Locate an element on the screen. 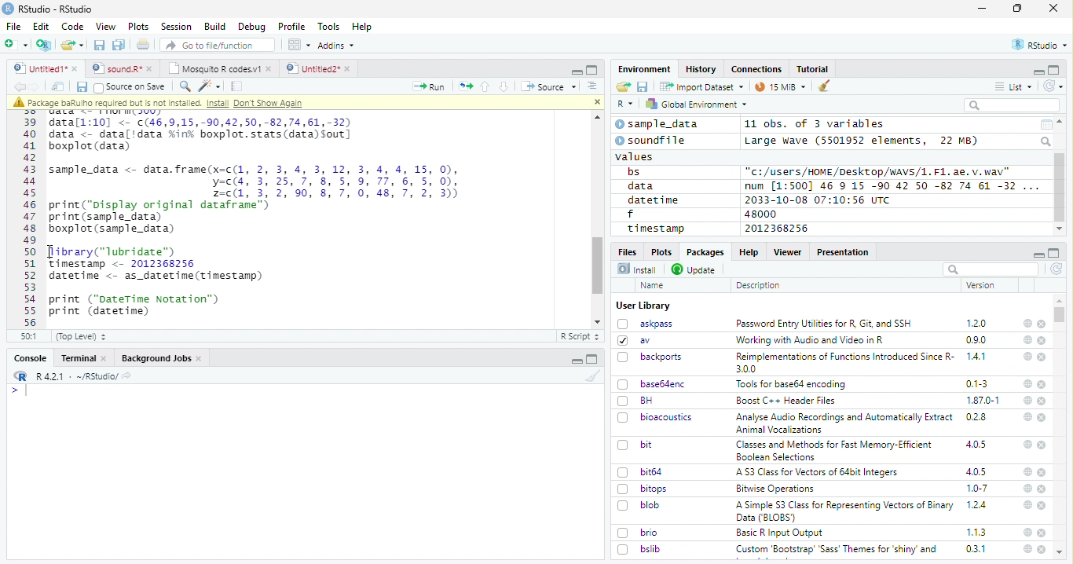  Untitled2* is located at coordinates (321, 69).